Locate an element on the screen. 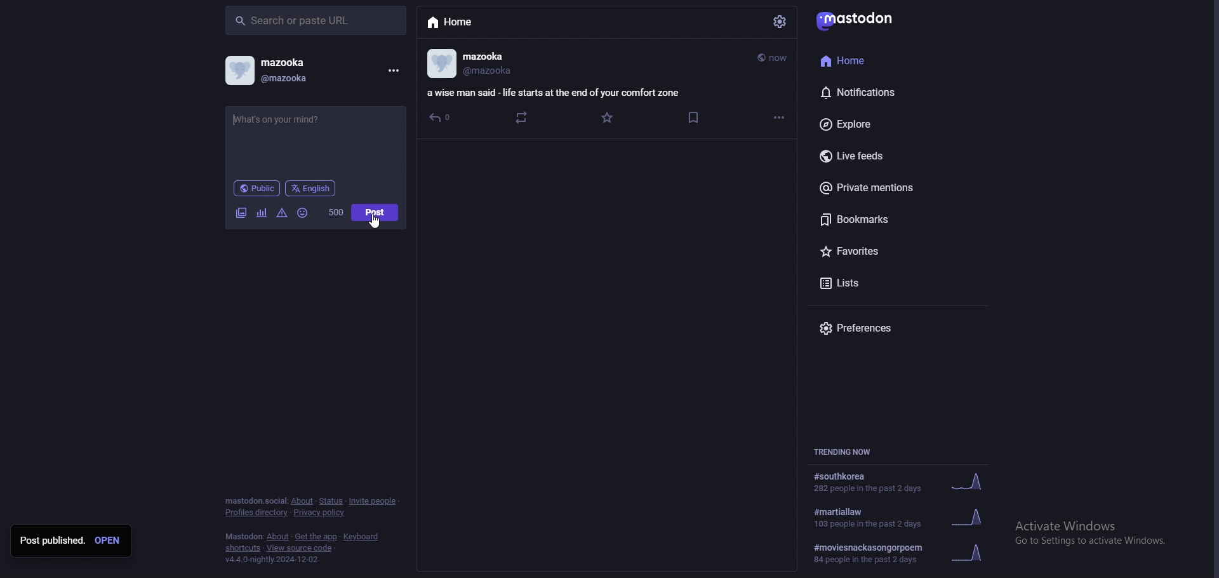  wisdom status is located at coordinates (557, 92).